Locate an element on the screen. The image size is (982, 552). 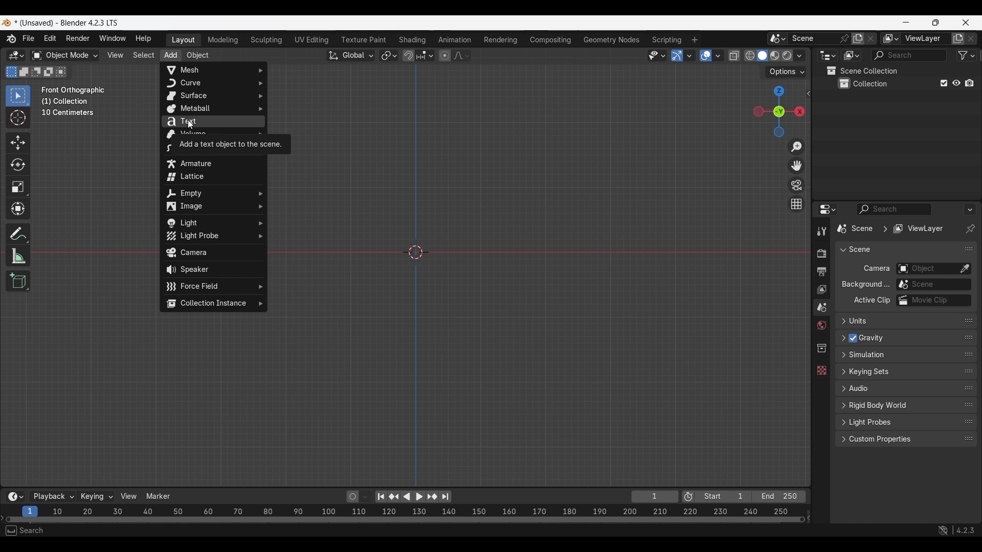
Current frame is located at coordinates (655, 497).